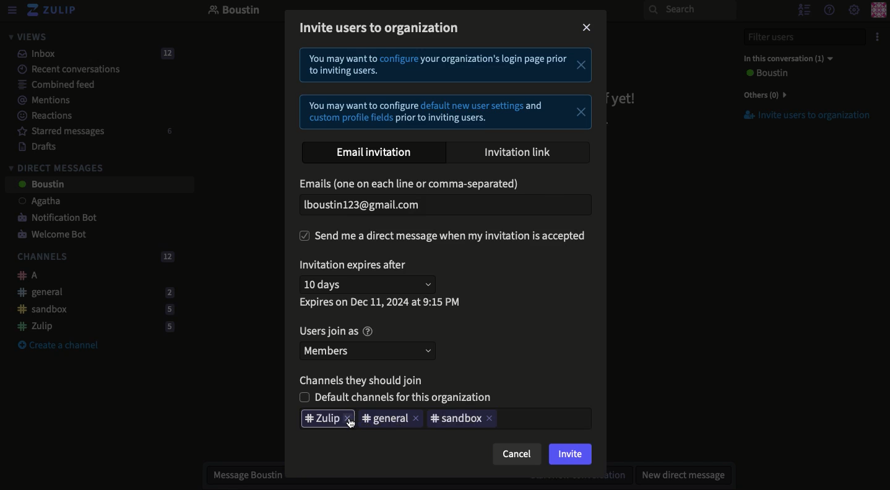 The width and height of the screenshot is (890, 490). Describe the element at coordinates (587, 28) in the screenshot. I see `` at that location.